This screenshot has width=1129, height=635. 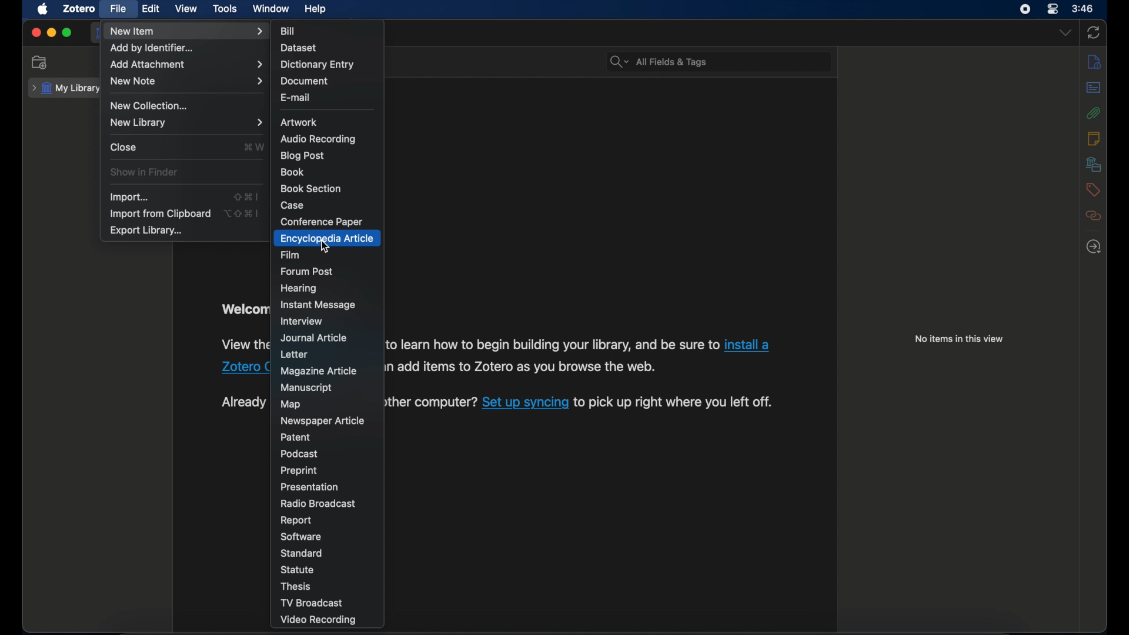 I want to click on case, so click(x=292, y=206).